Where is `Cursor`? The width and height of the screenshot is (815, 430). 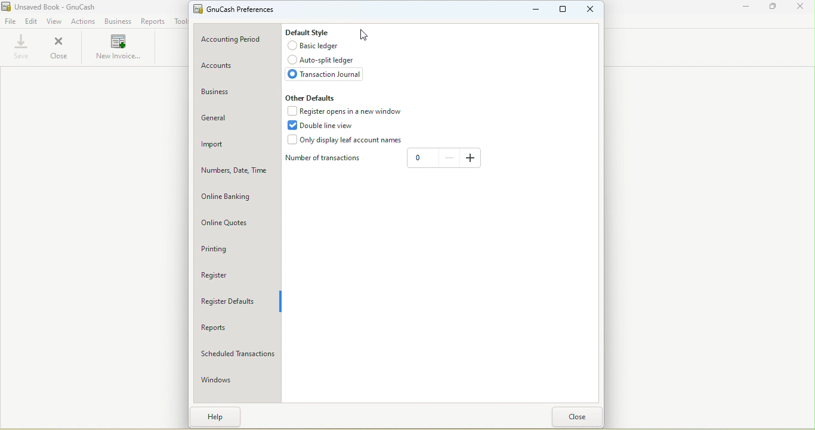 Cursor is located at coordinates (365, 36).